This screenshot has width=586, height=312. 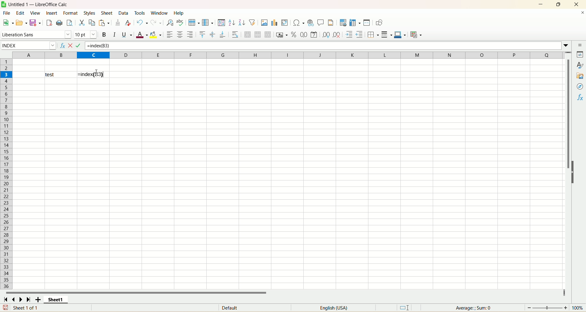 I want to click on test, so click(x=60, y=74).